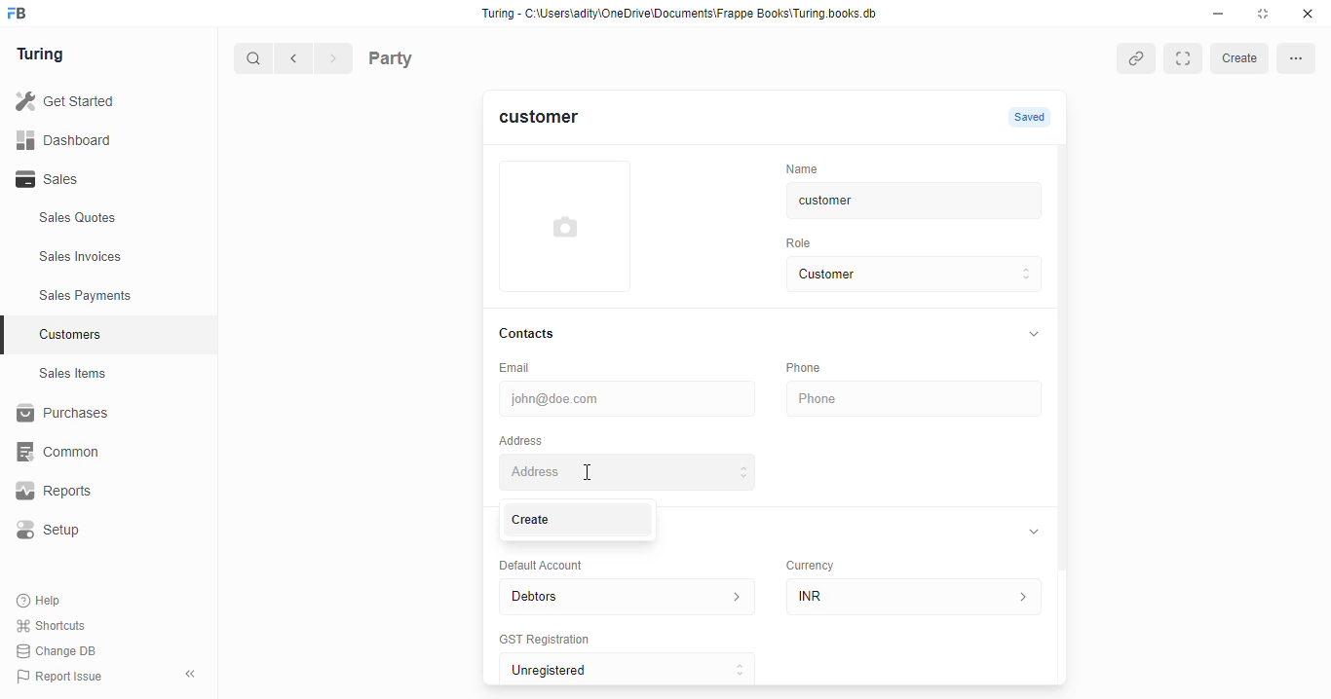  I want to click on Turing, so click(45, 55).